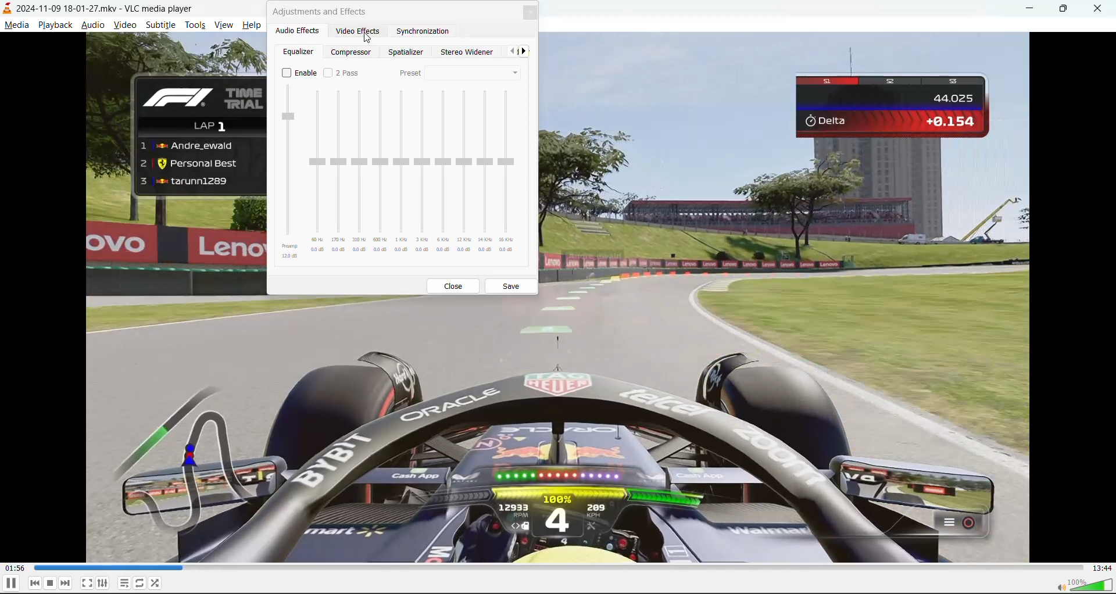 The width and height of the screenshot is (1116, 594). What do you see at coordinates (53, 23) in the screenshot?
I see `playback` at bounding box center [53, 23].